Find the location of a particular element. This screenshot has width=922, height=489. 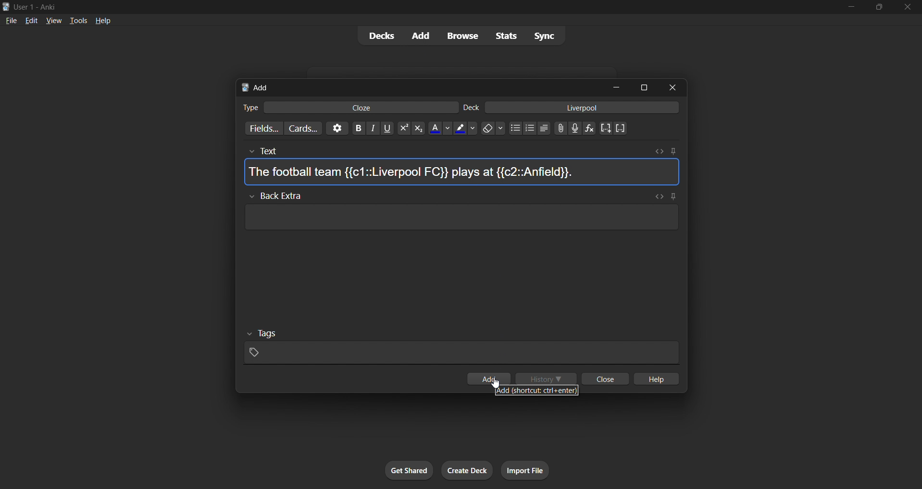

card text field is located at coordinates (463, 173).